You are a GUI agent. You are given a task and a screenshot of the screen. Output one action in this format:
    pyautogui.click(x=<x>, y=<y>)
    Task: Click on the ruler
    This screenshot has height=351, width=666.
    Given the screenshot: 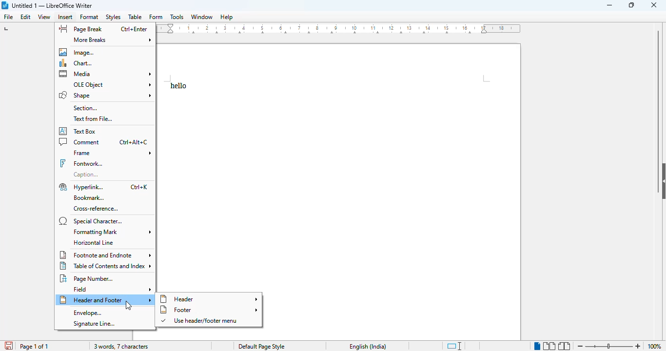 What is the action you would take?
    pyautogui.click(x=339, y=28)
    